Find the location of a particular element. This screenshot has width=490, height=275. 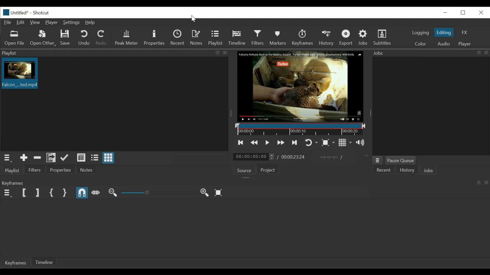

View as icons is located at coordinates (108, 158).